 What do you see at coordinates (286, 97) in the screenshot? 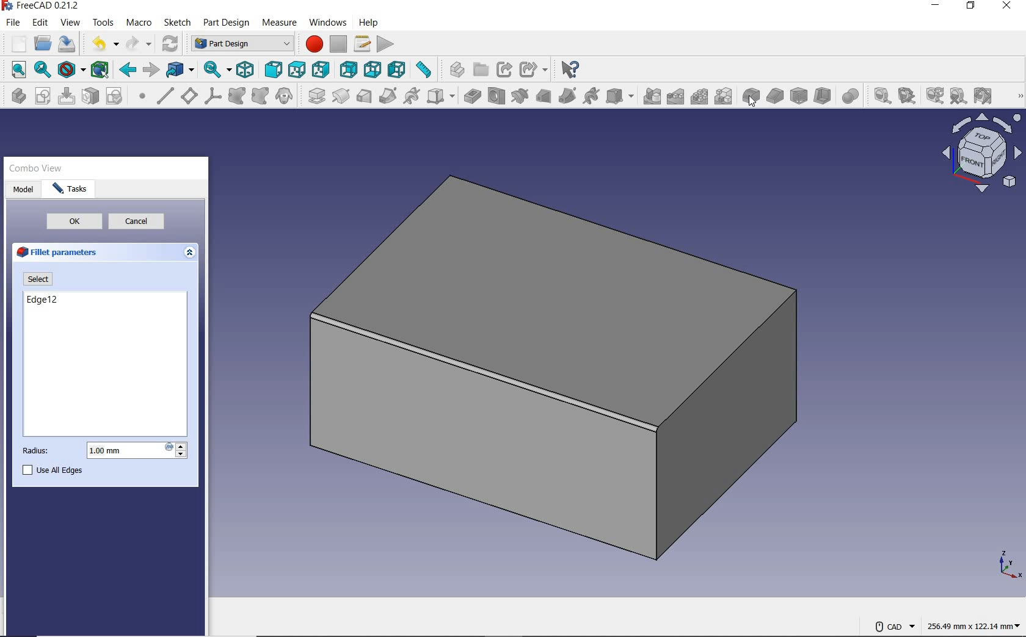
I see `create a clone` at bounding box center [286, 97].